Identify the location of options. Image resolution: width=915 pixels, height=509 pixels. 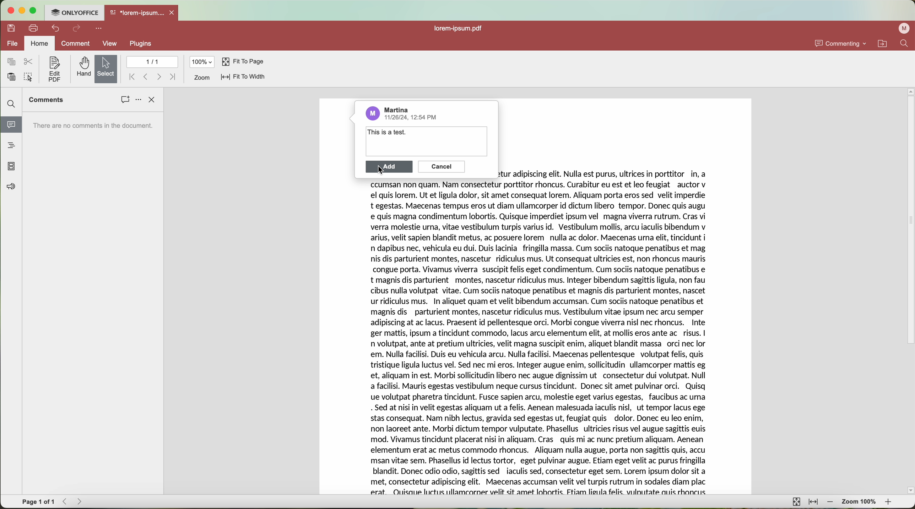
(138, 100).